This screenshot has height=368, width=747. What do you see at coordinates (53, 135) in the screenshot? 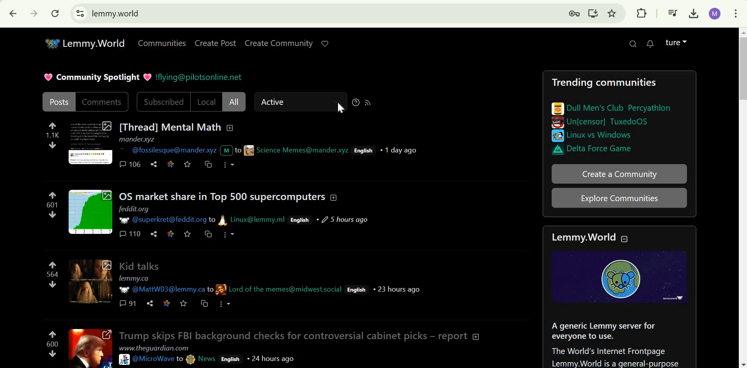
I see `1.1K points` at bounding box center [53, 135].